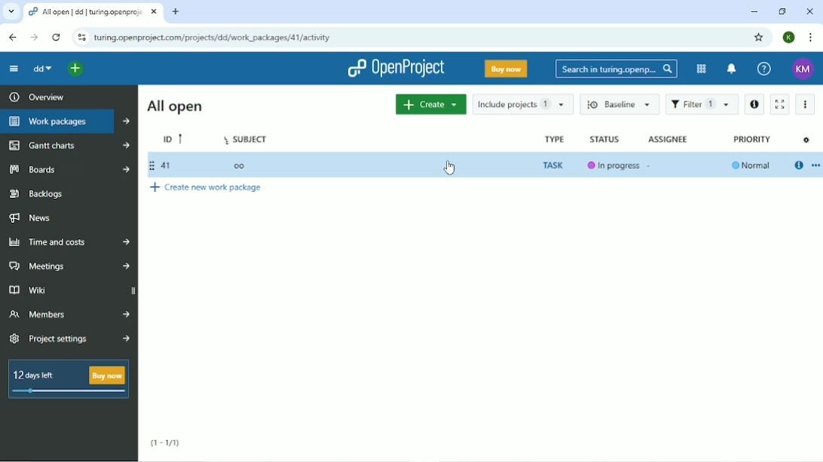 The width and height of the screenshot is (823, 462). I want to click on Help, so click(764, 68).